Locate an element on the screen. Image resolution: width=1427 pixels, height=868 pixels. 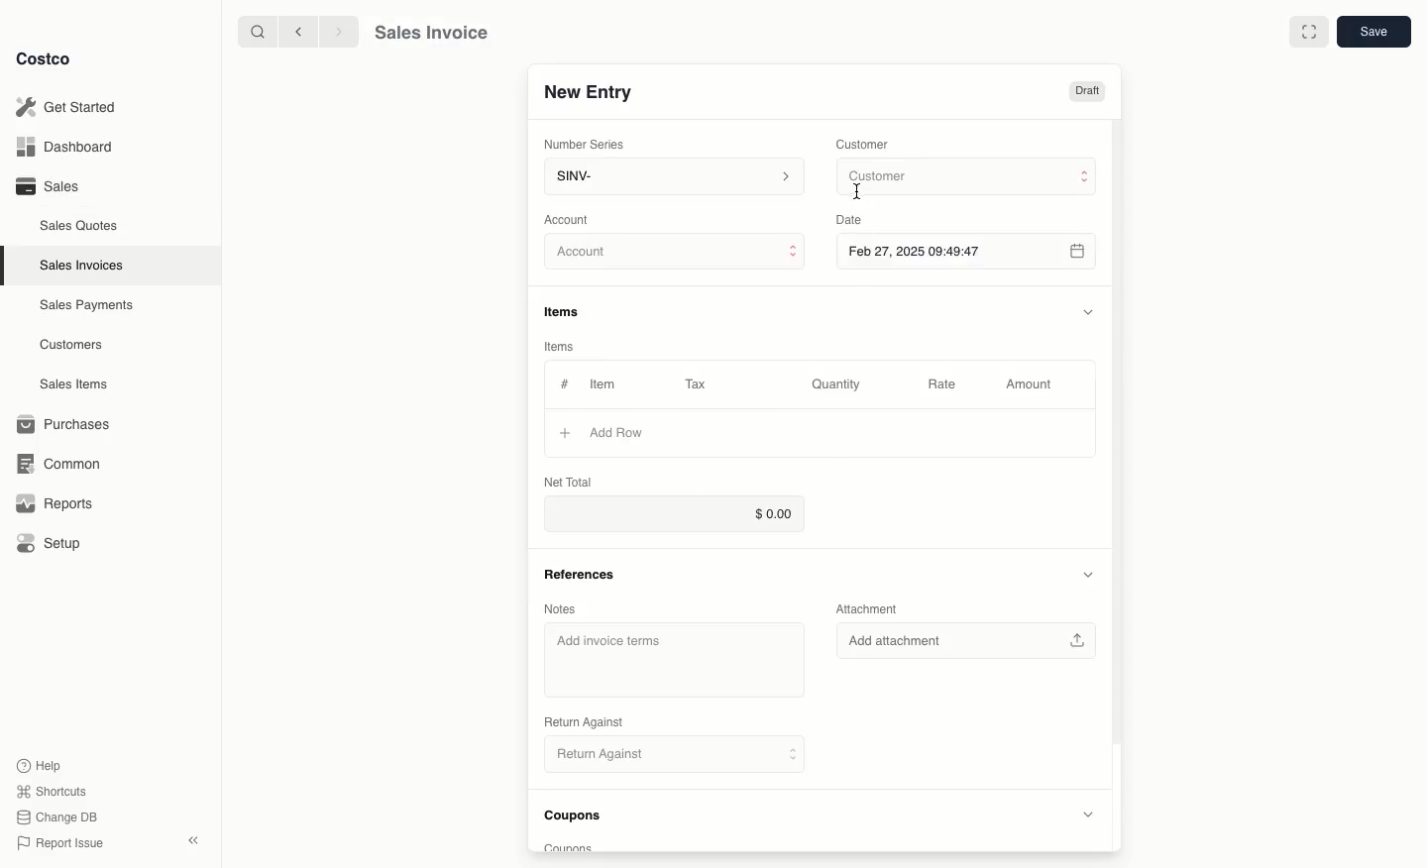
Hashtag is located at coordinates (564, 384).